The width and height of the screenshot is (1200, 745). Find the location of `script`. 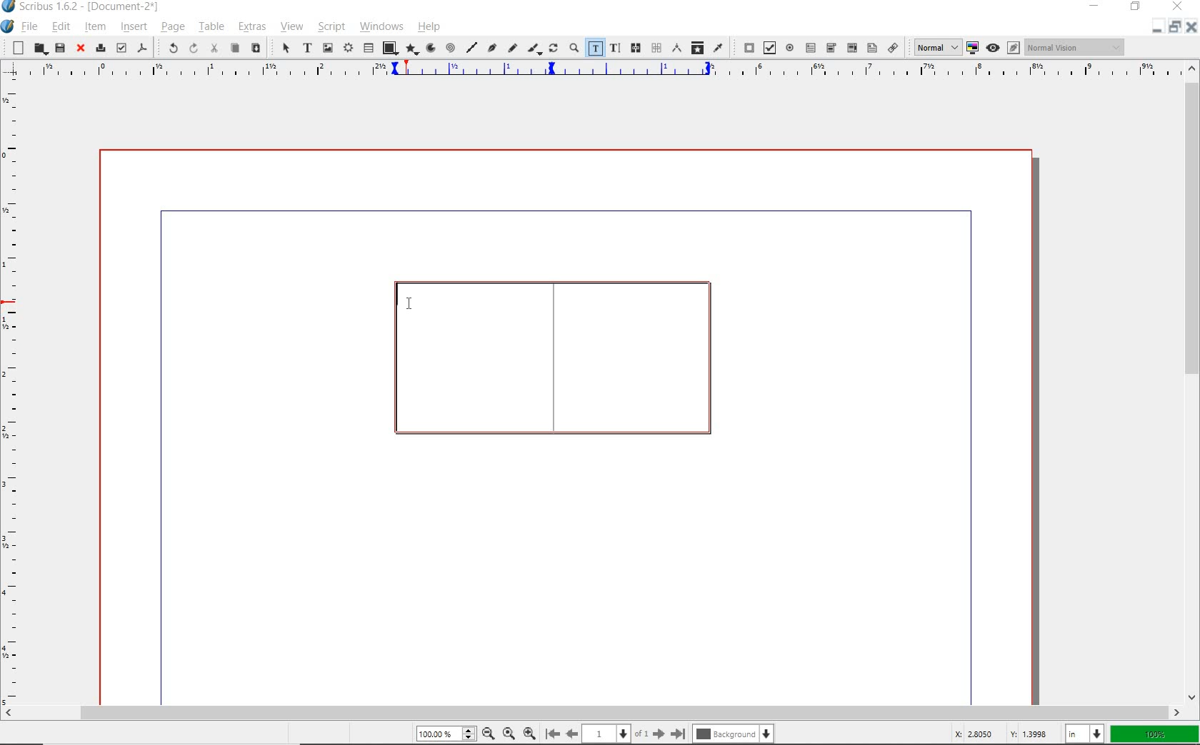

script is located at coordinates (329, 26).